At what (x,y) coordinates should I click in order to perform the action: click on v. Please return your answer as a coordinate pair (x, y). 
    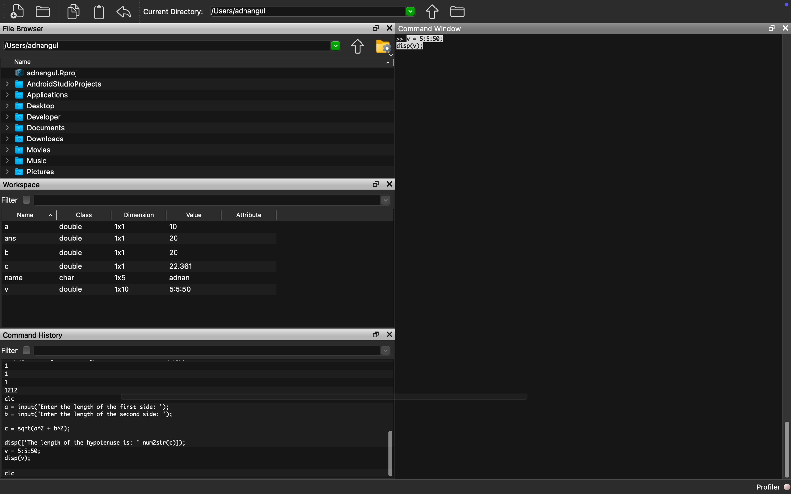
    Looking at the image, I should click on (8, 290).